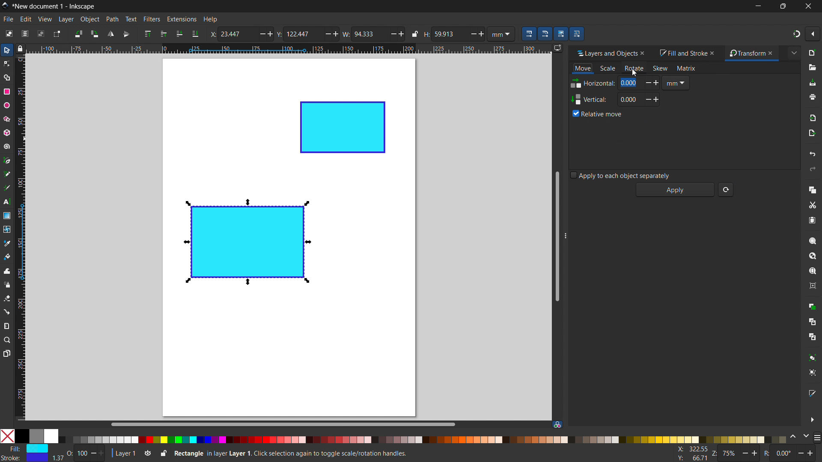 This screenshot has width=822, height=462. I want to click on transform, so click(745, 53).